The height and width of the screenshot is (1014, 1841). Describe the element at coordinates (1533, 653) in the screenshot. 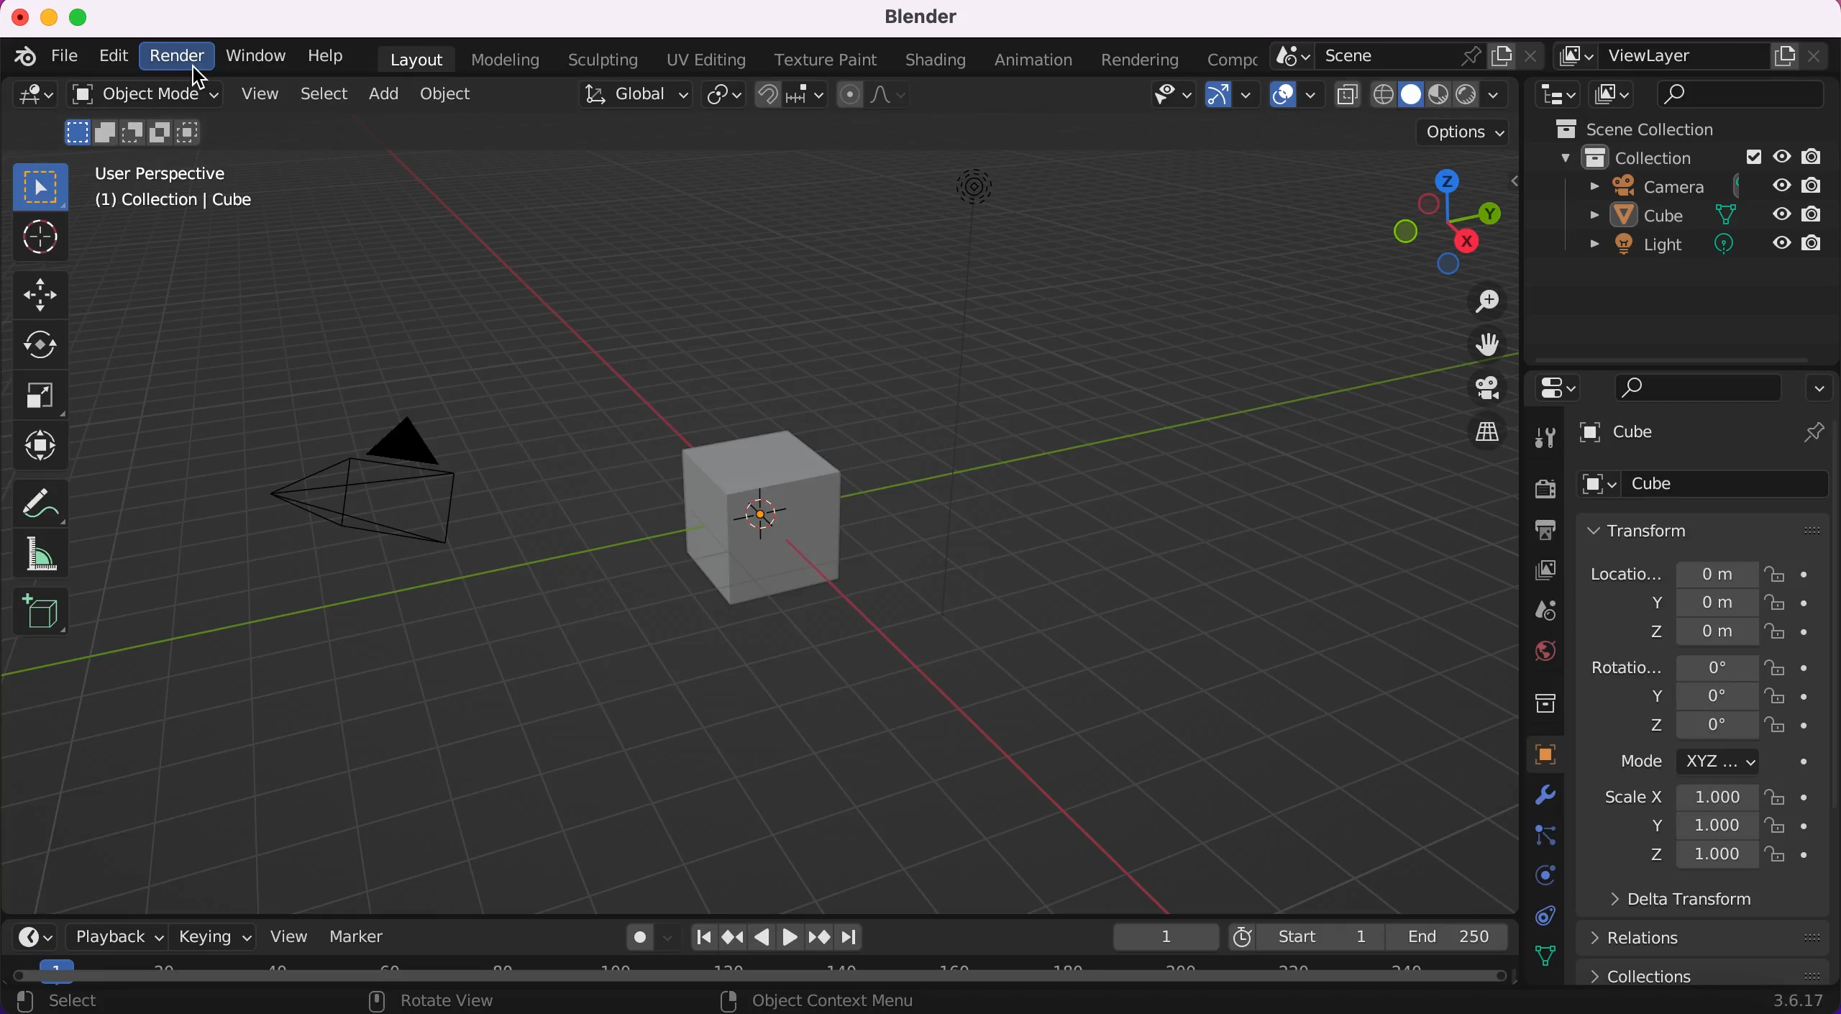

I see `world` at that location.